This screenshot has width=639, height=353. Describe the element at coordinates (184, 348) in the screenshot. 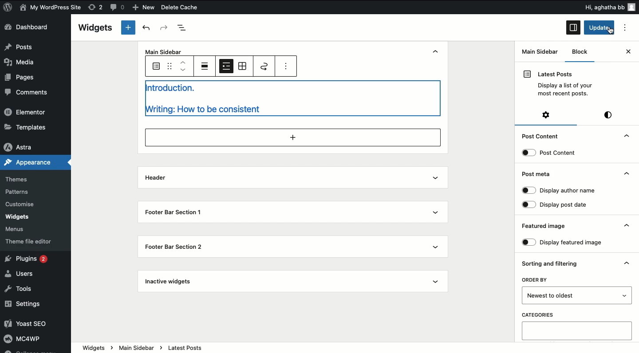

I see `latest post` at that location.